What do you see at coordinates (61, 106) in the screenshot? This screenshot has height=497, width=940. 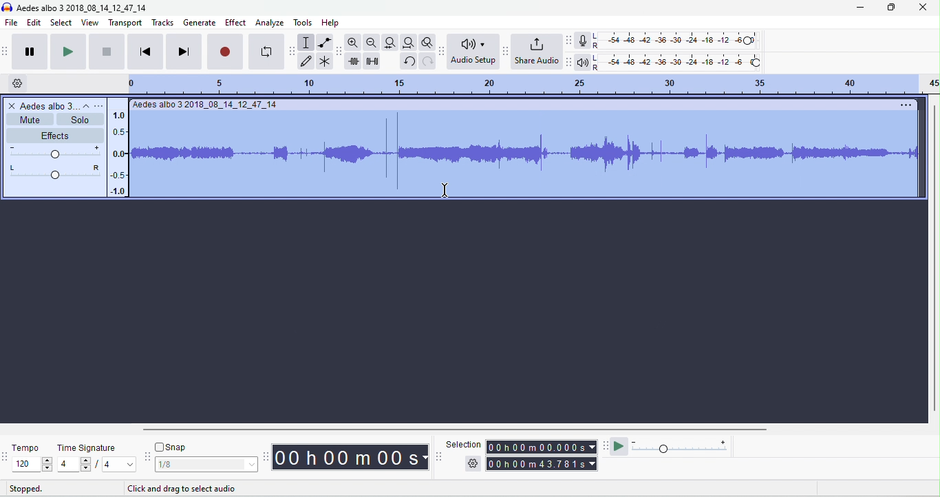 I see `` at bounding box center [61, 106].